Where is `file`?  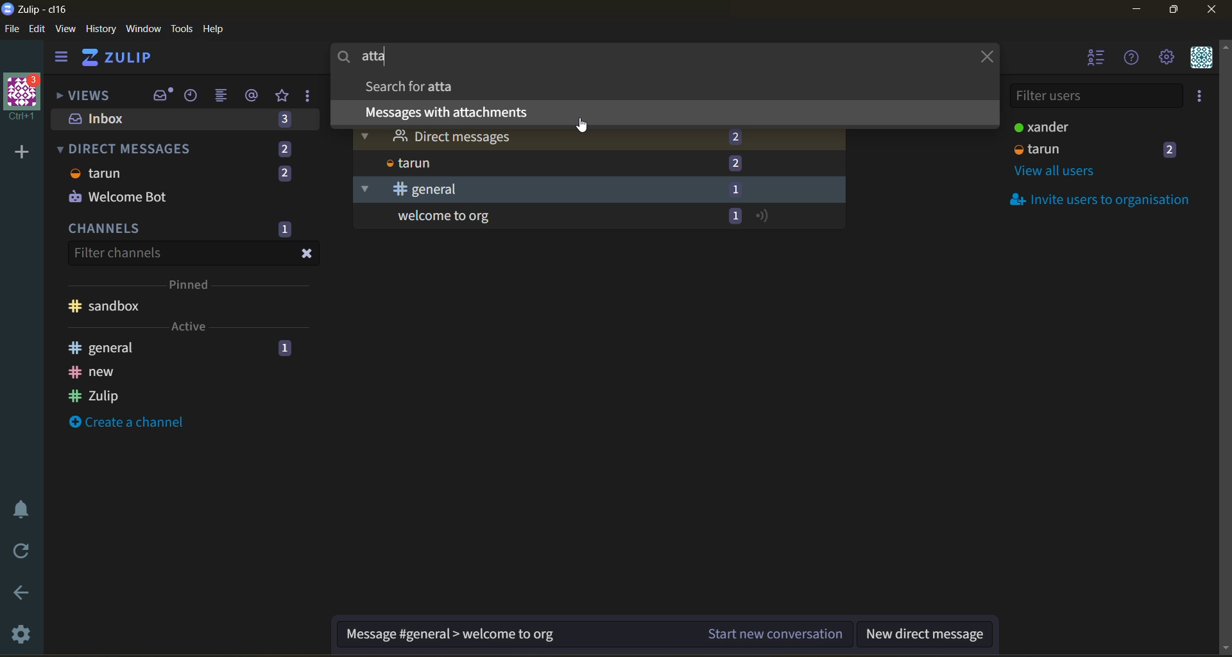
file is located at coordinates (12, 30).